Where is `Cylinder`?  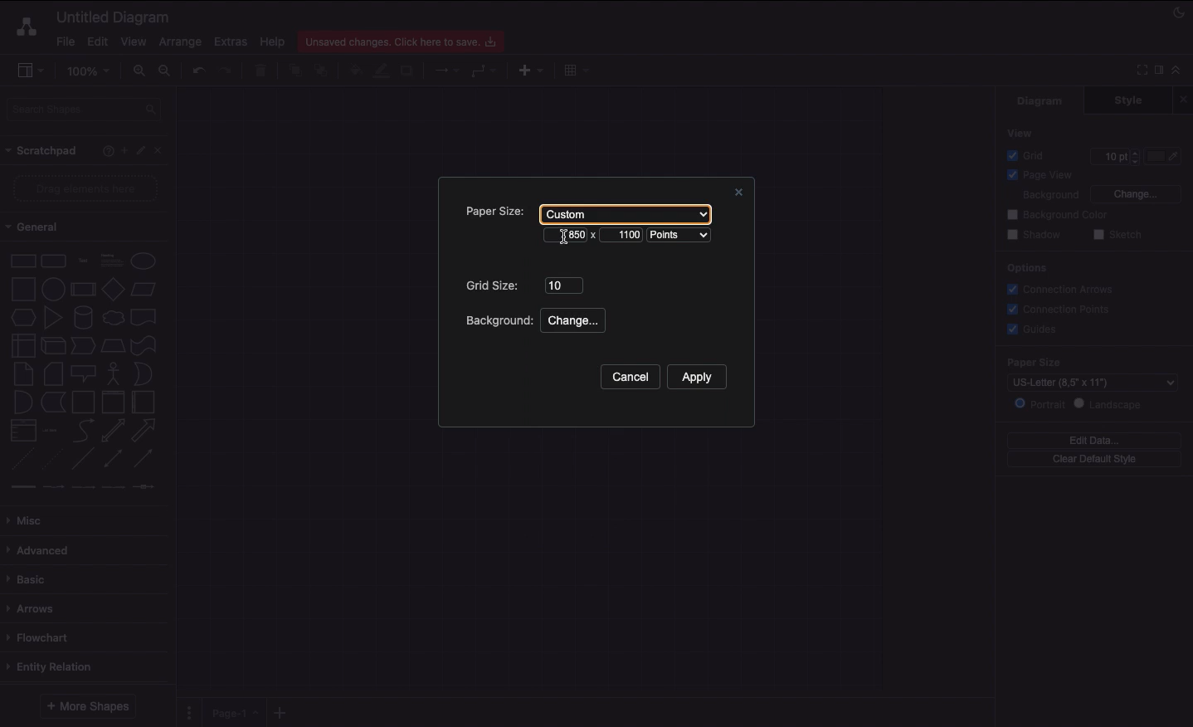
Cylinder is located at coordinates (83, 318).